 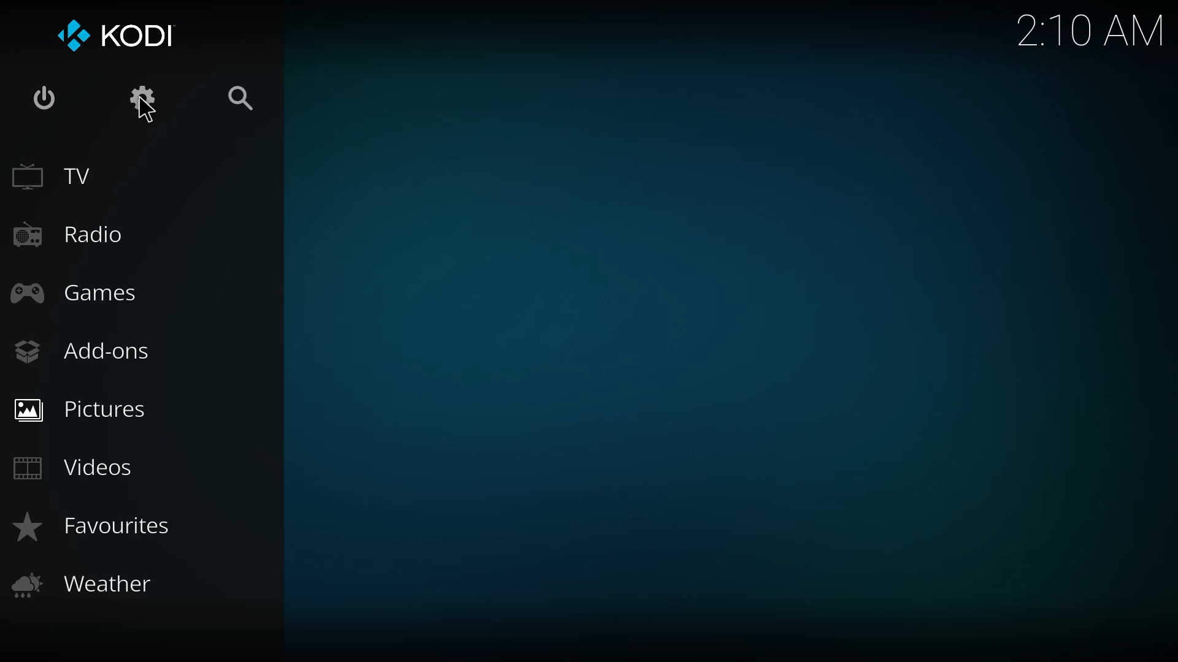 What do you see at coordinates (80, 468) in the screenshot?
I see `videos` at bounding box center [80, 468].